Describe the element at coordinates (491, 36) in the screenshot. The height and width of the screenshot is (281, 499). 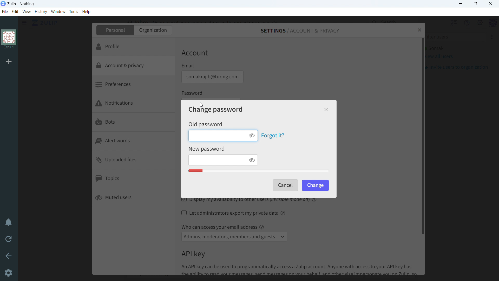
I see `More` at that location.